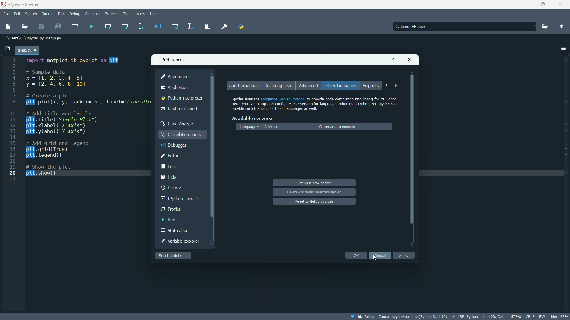  I want to click on run current cell and go to the next one, so click(125, 26).